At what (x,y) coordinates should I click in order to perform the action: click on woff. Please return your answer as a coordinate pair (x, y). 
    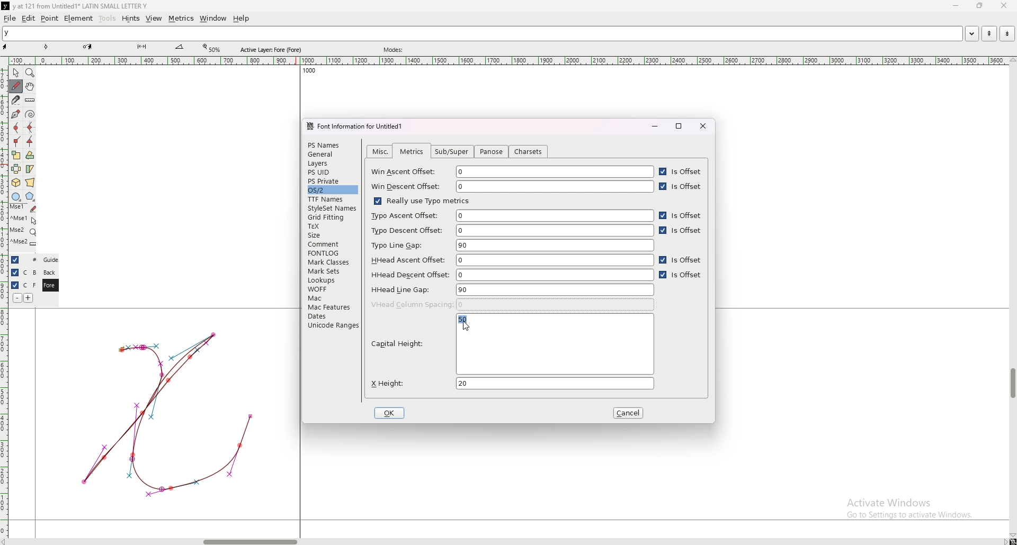
    Looking at the image, I should click on (331, 289).